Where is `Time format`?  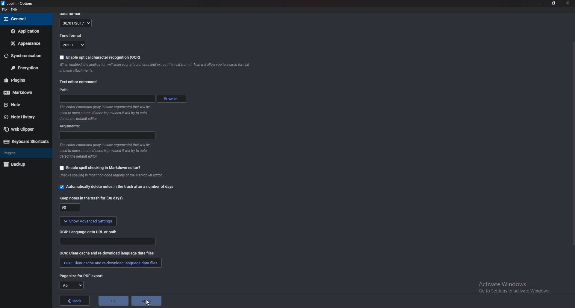
Time format is located at coordinates (71, 35).